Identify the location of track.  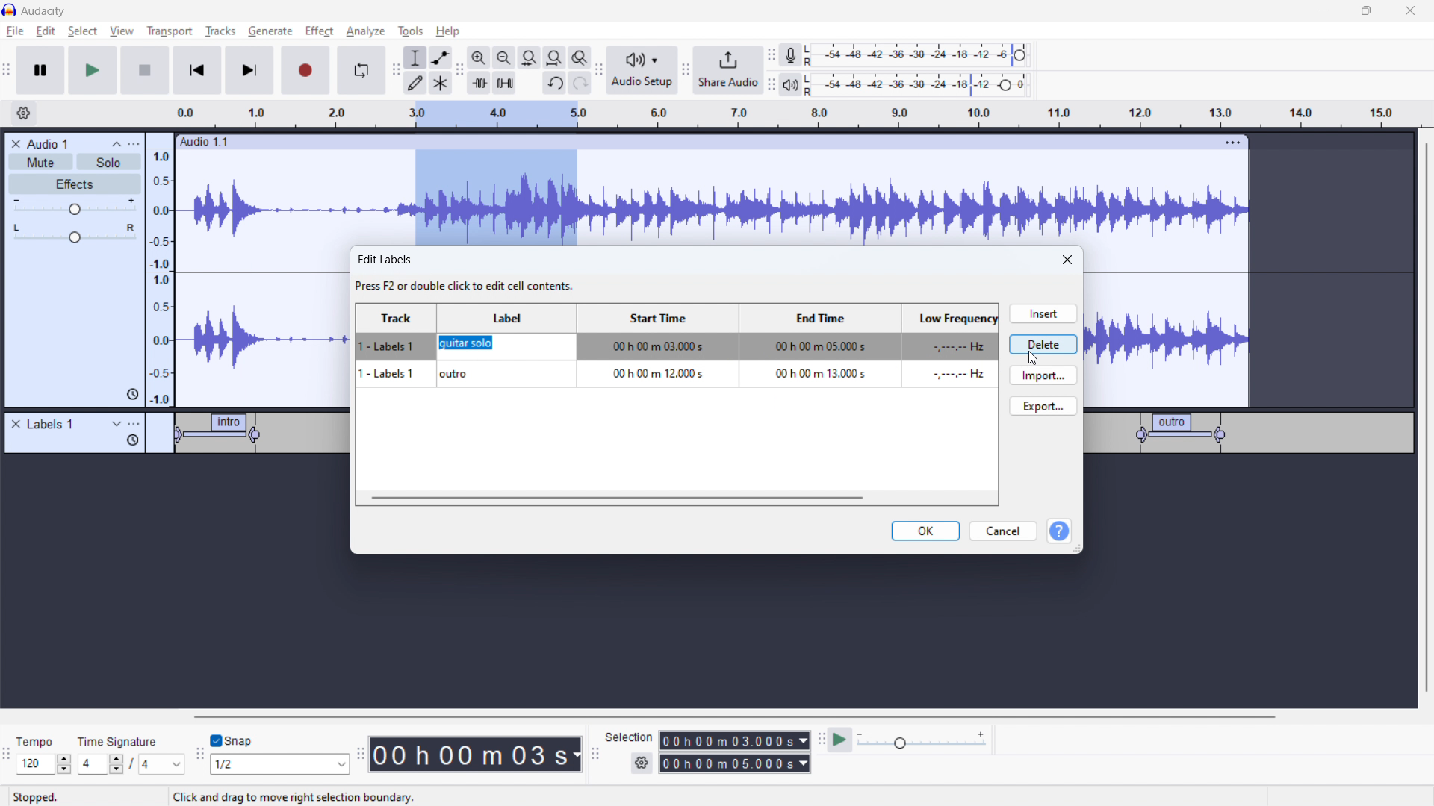
(398, 359).